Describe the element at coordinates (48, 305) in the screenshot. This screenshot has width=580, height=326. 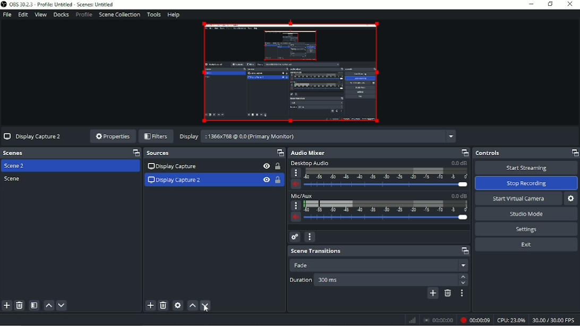
I see `Move scene up` at that location.